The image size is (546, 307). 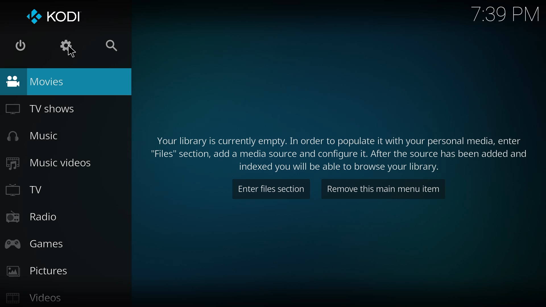 What do you see at coordinates (32, 299) in the screenshot?
I see `videos` at bounding box center [32, 299].